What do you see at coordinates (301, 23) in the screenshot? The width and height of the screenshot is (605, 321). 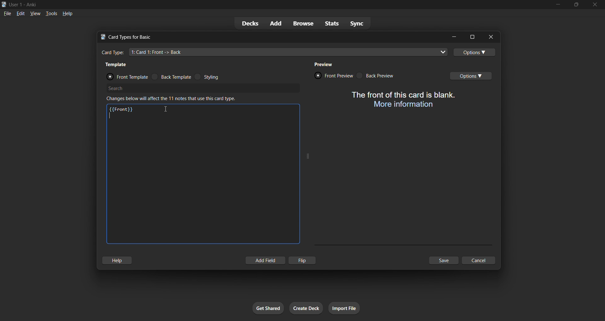 I see `browse` at bounding box center [301, 23].